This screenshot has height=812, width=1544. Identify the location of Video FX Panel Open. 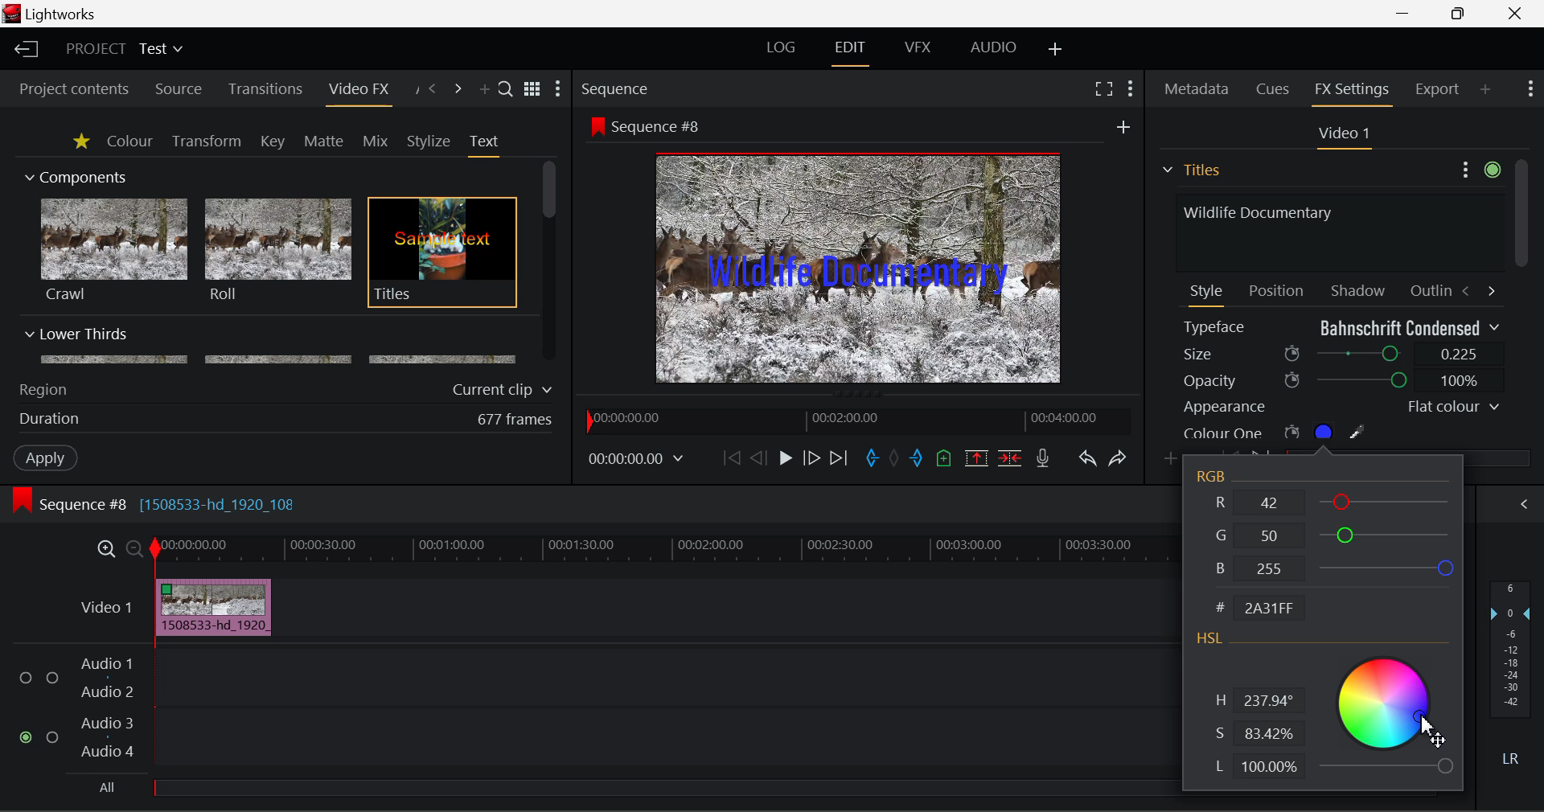
(358, 91).